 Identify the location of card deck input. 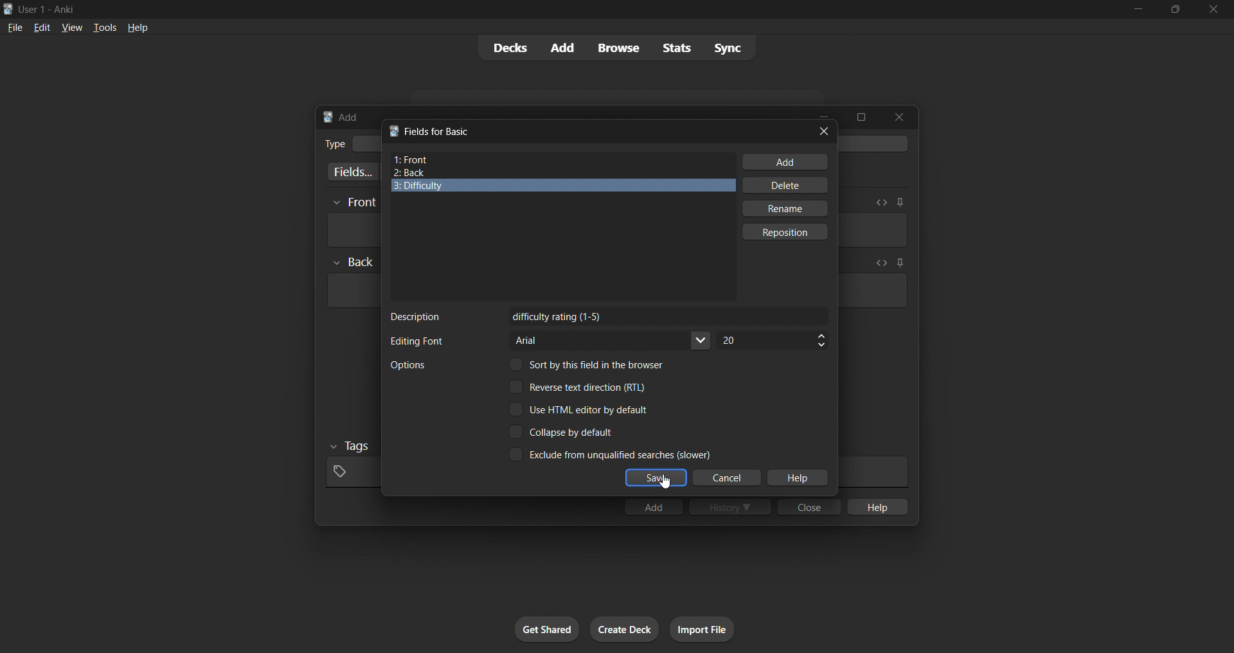
(875, 143).